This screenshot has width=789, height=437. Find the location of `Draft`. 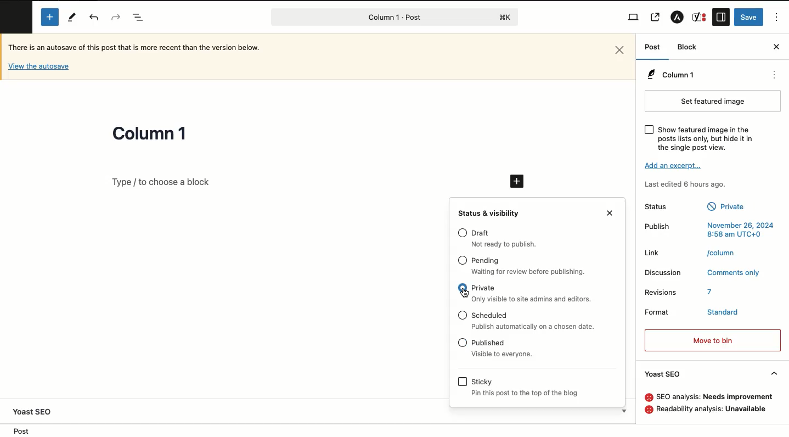

Draft is located at coordinates (481, 233).